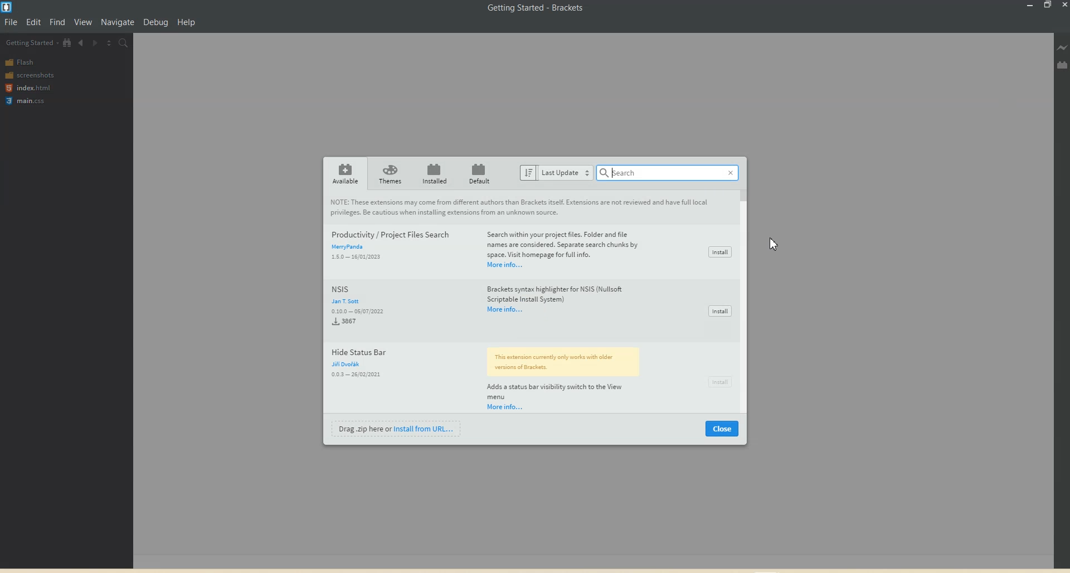 The image size is (1070, 573). What do you see at coordinates (364, 429) in the screenshot?
I see `Drag .zip here` at bounding box center [364, 429].